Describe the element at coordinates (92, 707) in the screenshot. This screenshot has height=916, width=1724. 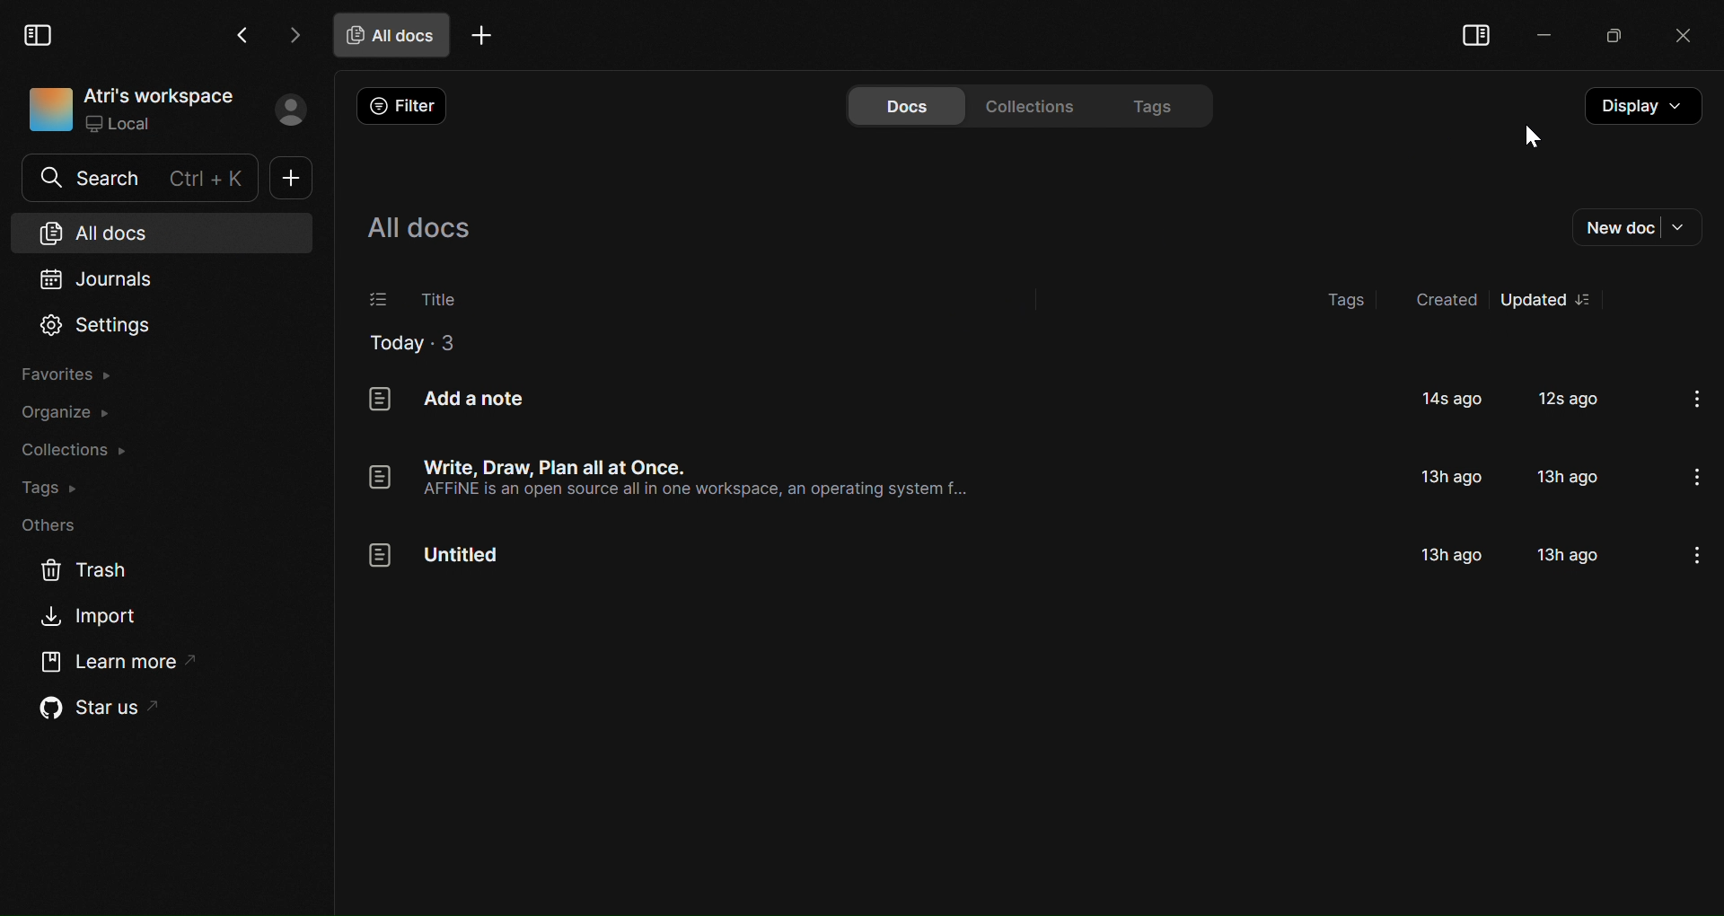
I see `Star us` at that location.